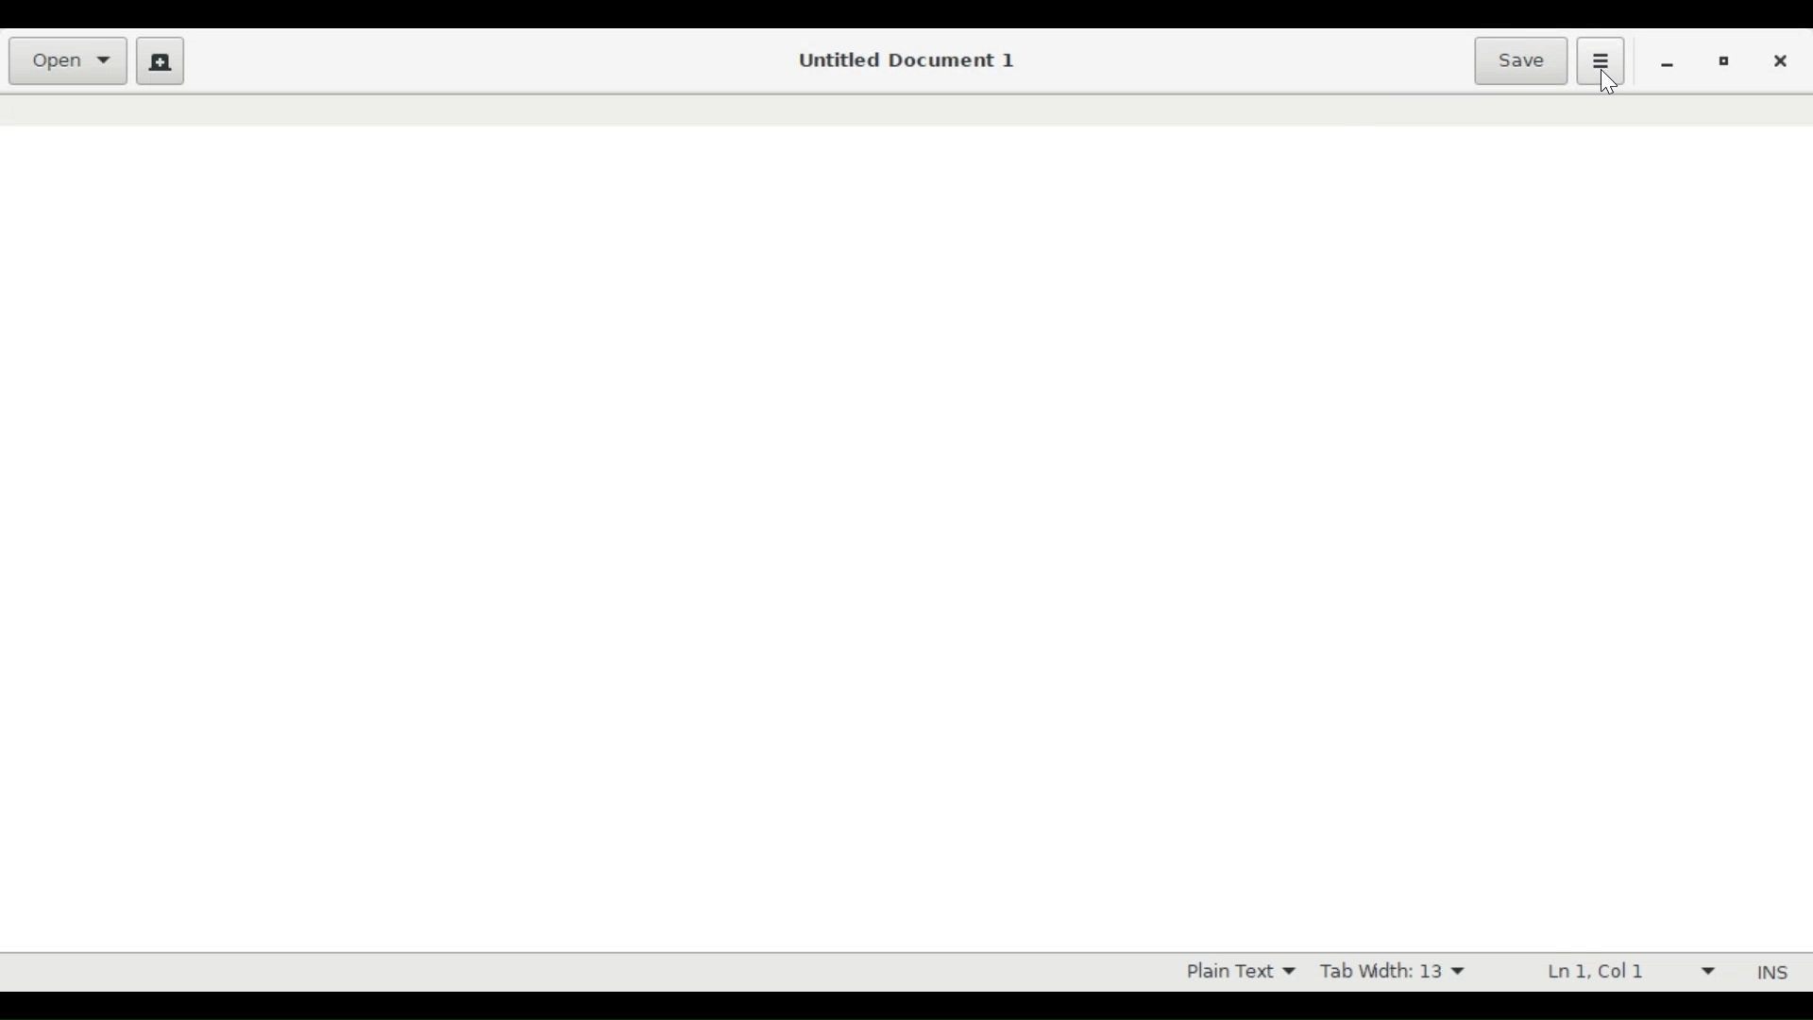 The height and width of the screenshot is (1020, 1813). What do you see at coordinates (906, 521) in the screenshot?
I see `Text Entry Pane` at bounding box center [906, 521].